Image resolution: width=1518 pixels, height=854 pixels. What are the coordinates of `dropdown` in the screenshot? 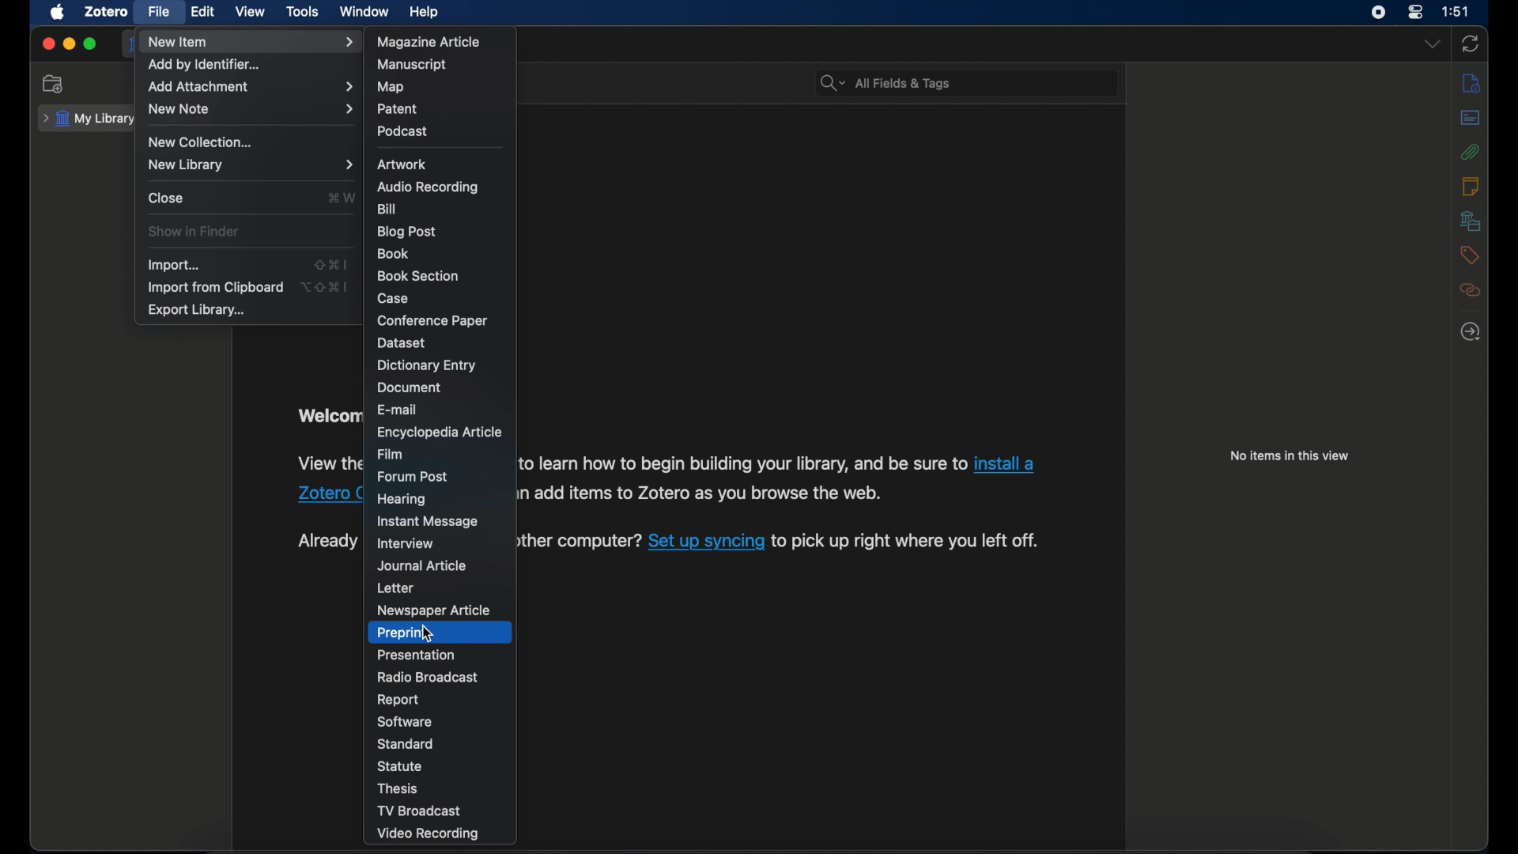 It's located at (1432, 43).